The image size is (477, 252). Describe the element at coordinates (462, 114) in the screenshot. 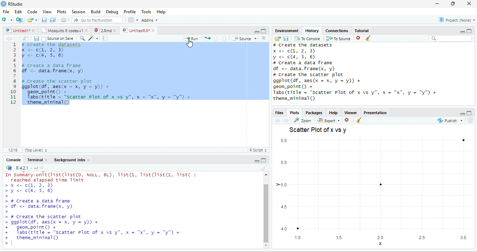

I see `Minimize` at that location.